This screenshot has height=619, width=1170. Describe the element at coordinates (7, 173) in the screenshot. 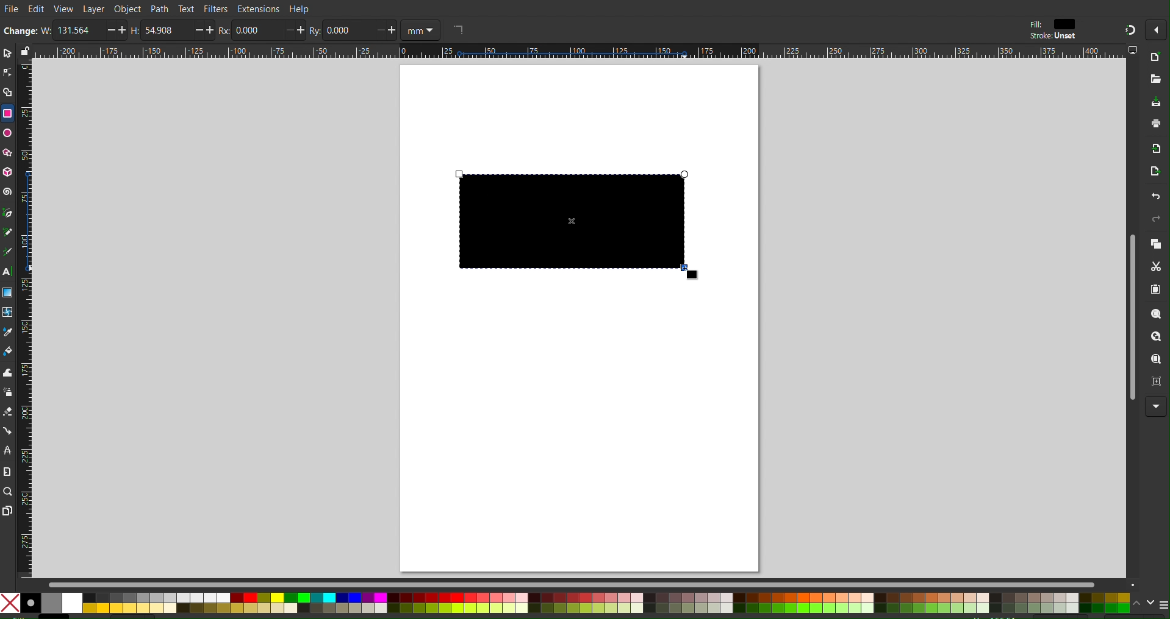

I see `3D Box Tool` at that location.